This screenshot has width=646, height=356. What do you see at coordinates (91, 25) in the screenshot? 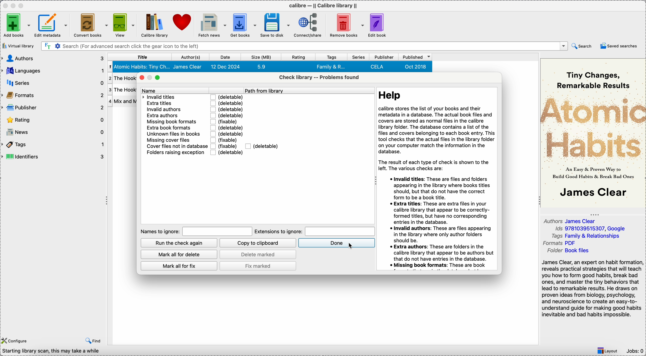
I see `convert books` at bounding box center [91, 25].